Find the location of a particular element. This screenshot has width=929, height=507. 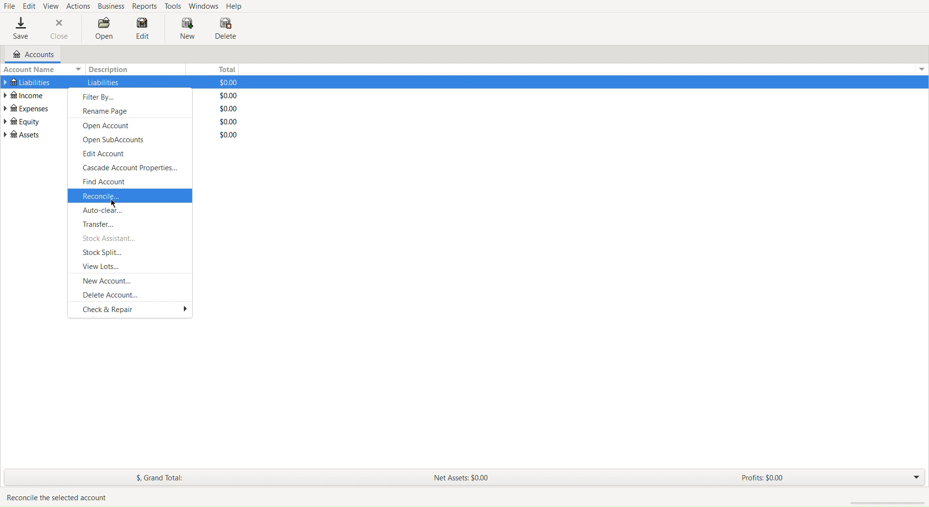

New is located at coordinates (186, 30).